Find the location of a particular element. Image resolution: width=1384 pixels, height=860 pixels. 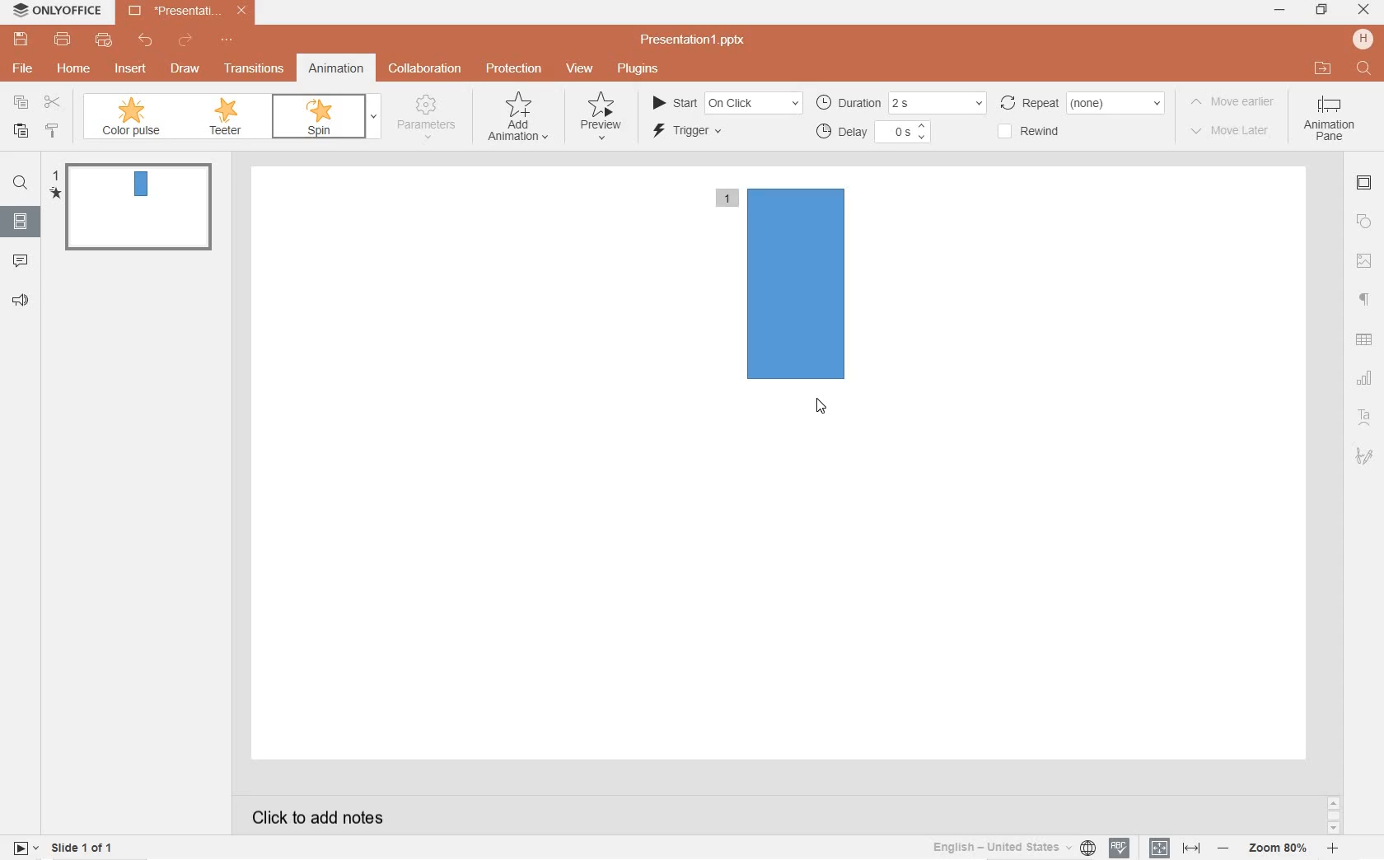

plugins is located at coordinates (637, 68).